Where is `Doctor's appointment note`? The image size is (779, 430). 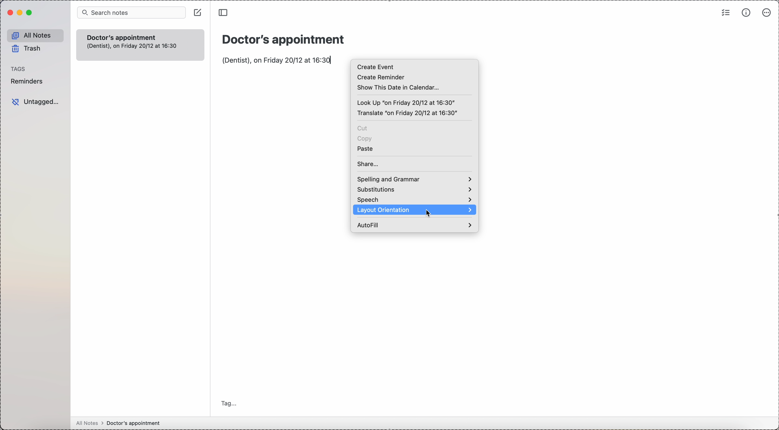 Doctor's appointment note is located at coordinates (140, 45).